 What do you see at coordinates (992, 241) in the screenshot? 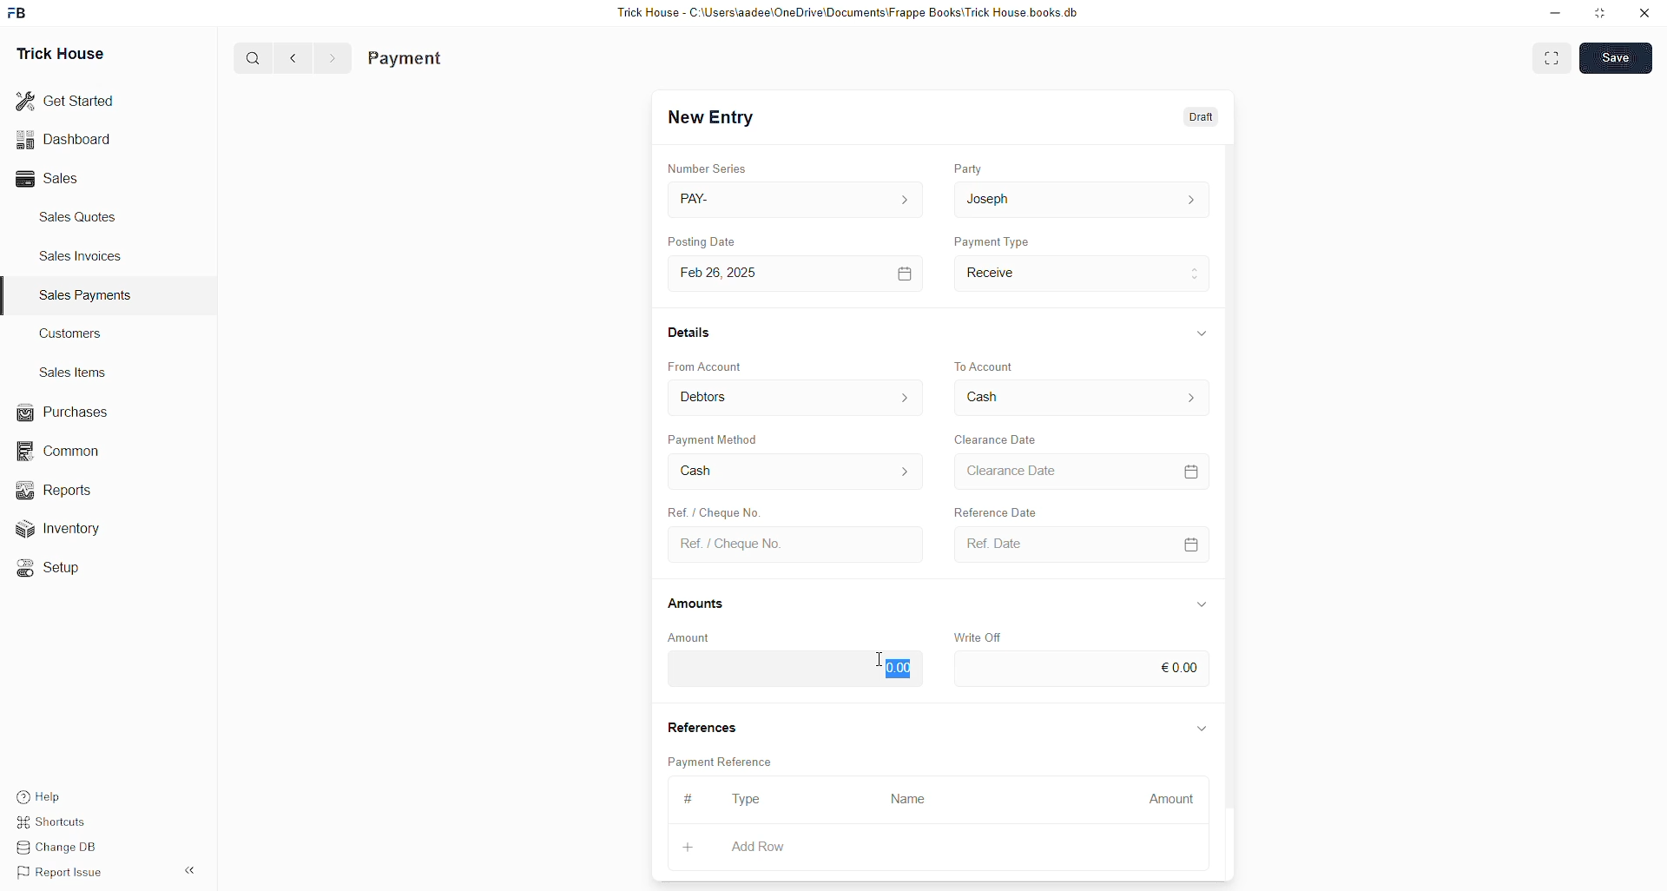
I see `Payment Type` at bounding box center [992, 241].